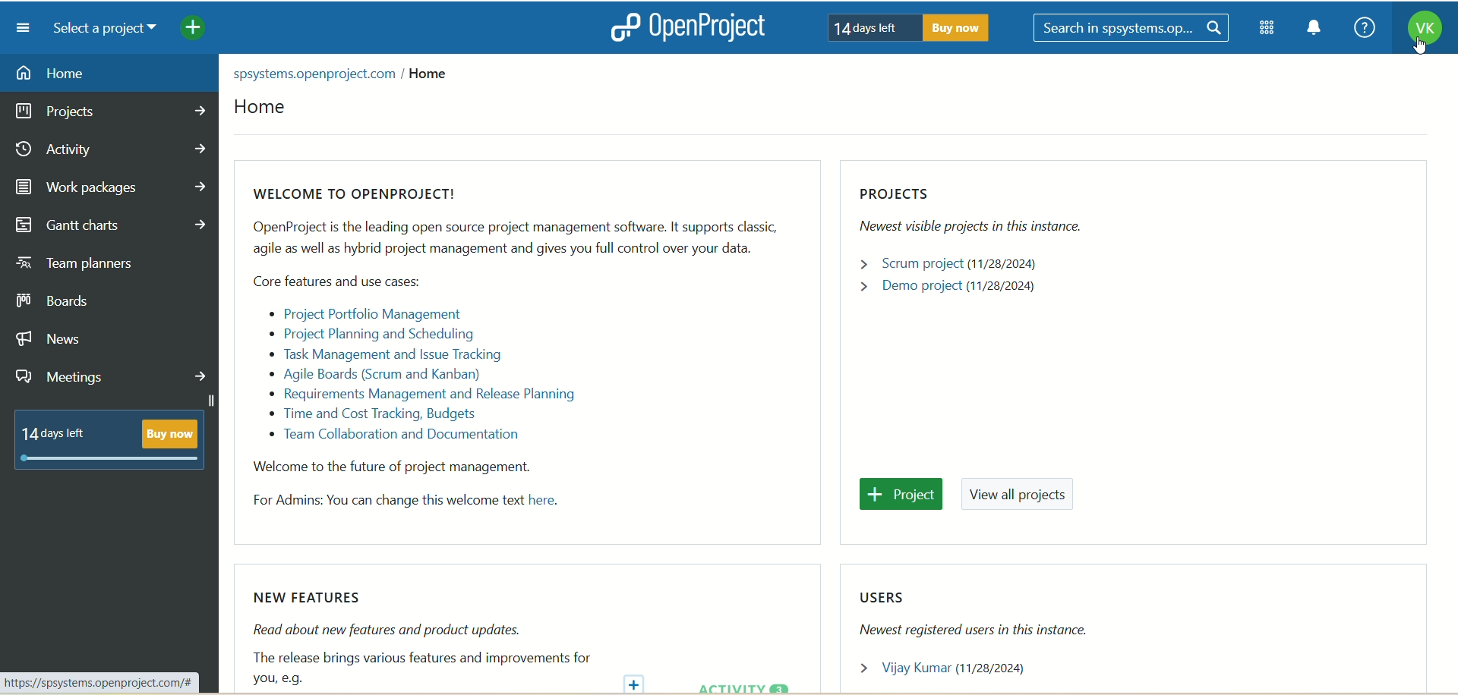  What do you see at coordinates (260, 111) in the screenshot?
I see `home` at bounding box center [260, 111].